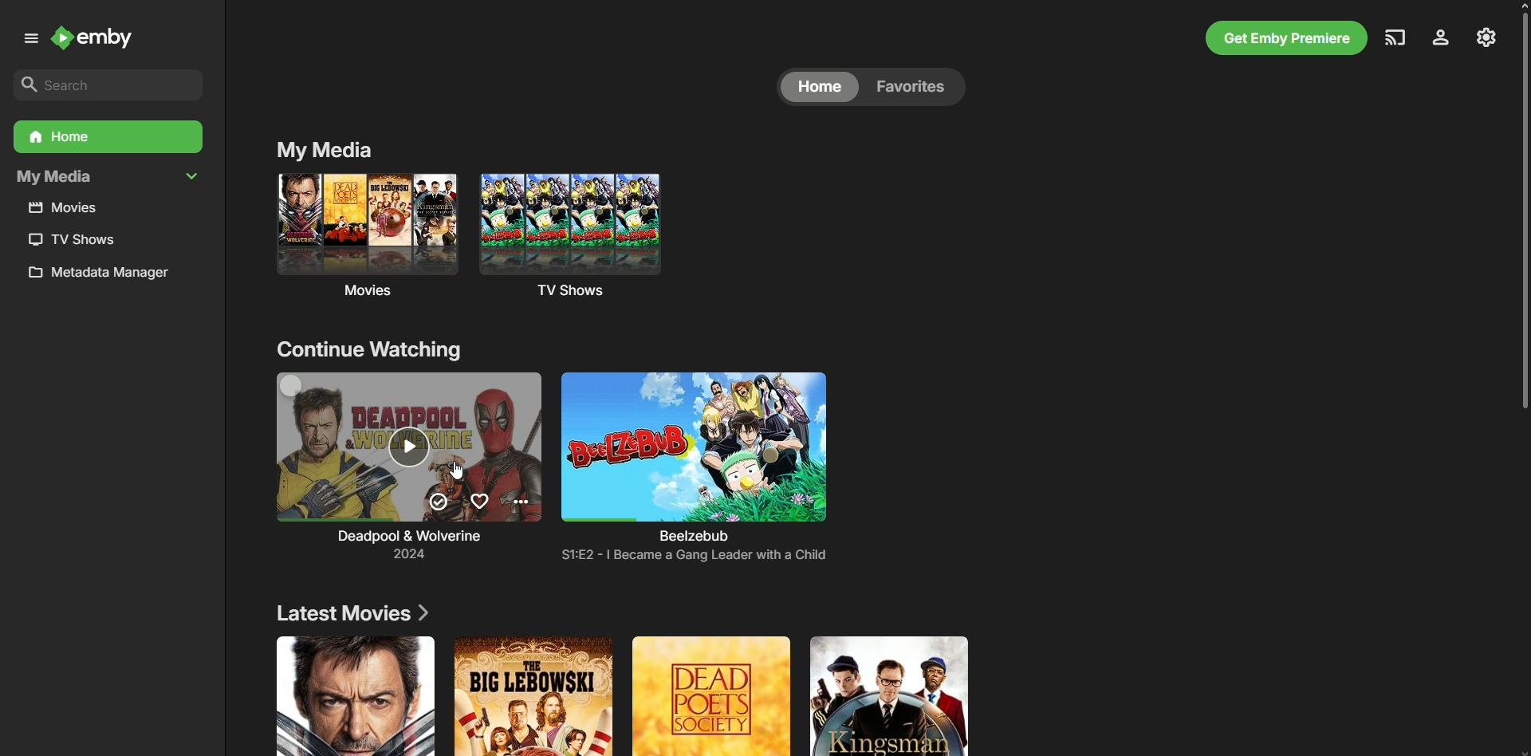  What do you see at coordinates (102, 41) in the screenshot?
I see `Emby` at bounding box center [102, 41].